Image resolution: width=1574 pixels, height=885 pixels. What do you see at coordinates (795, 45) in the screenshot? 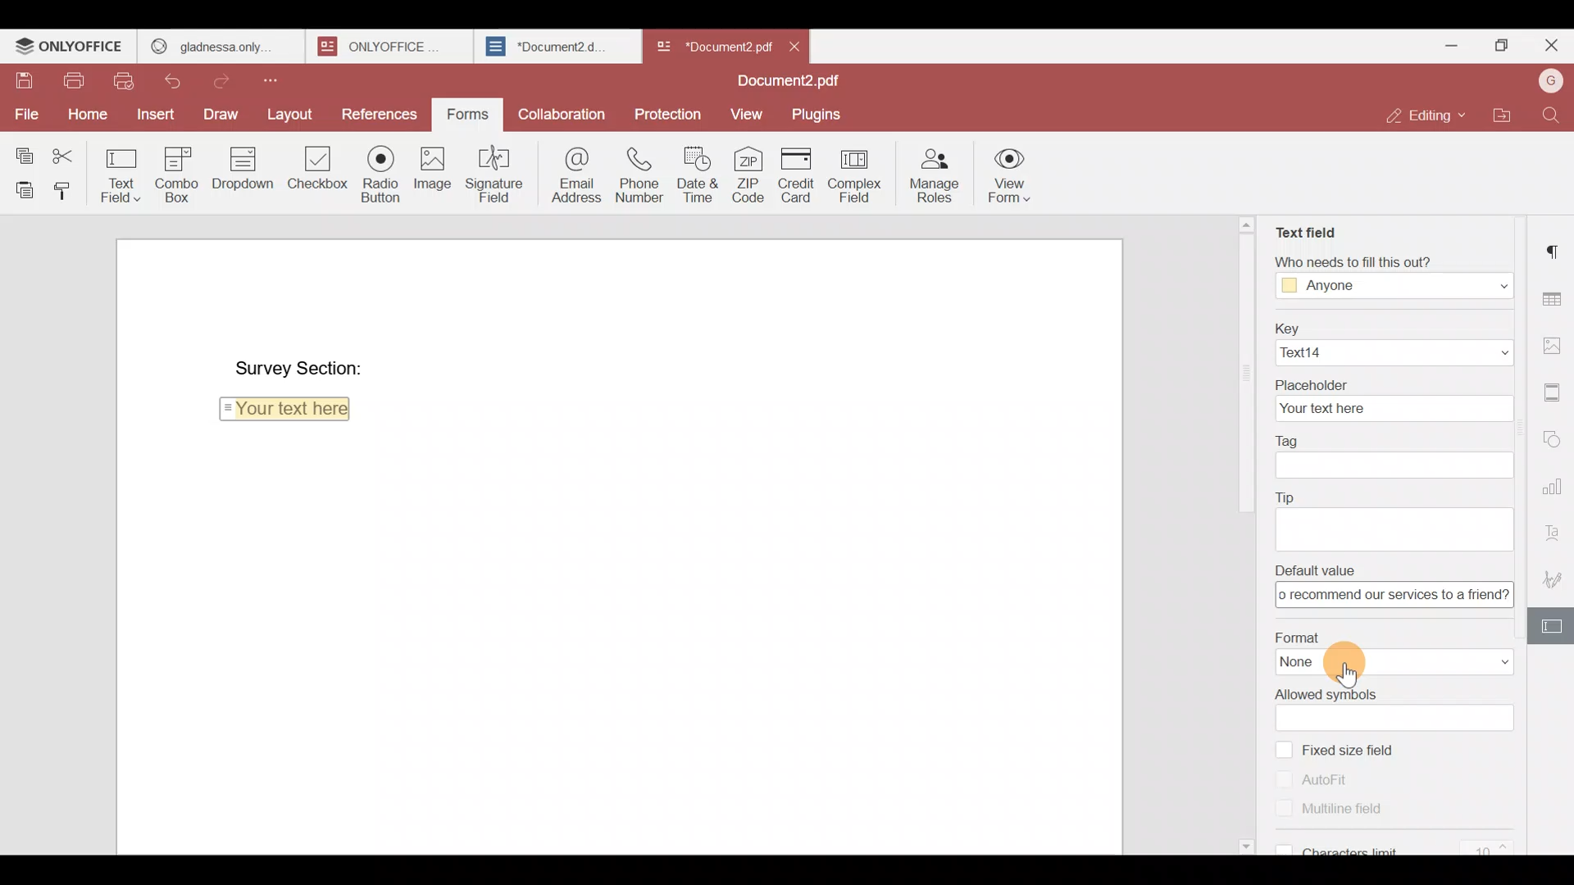
I see `Close` at bounding box center [795, 45].